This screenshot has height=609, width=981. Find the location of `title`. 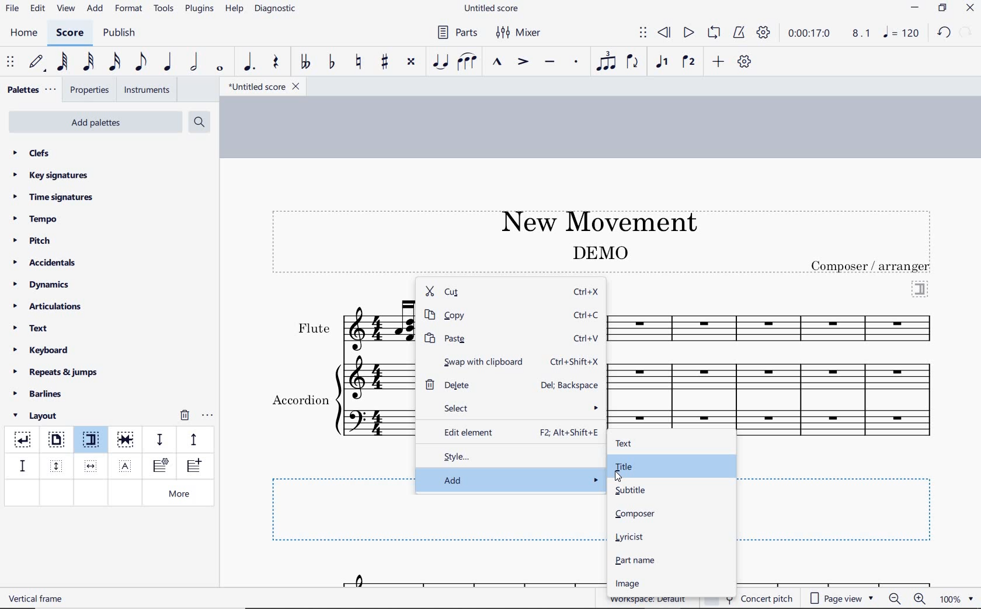

title is located at coordinates (623, 467).